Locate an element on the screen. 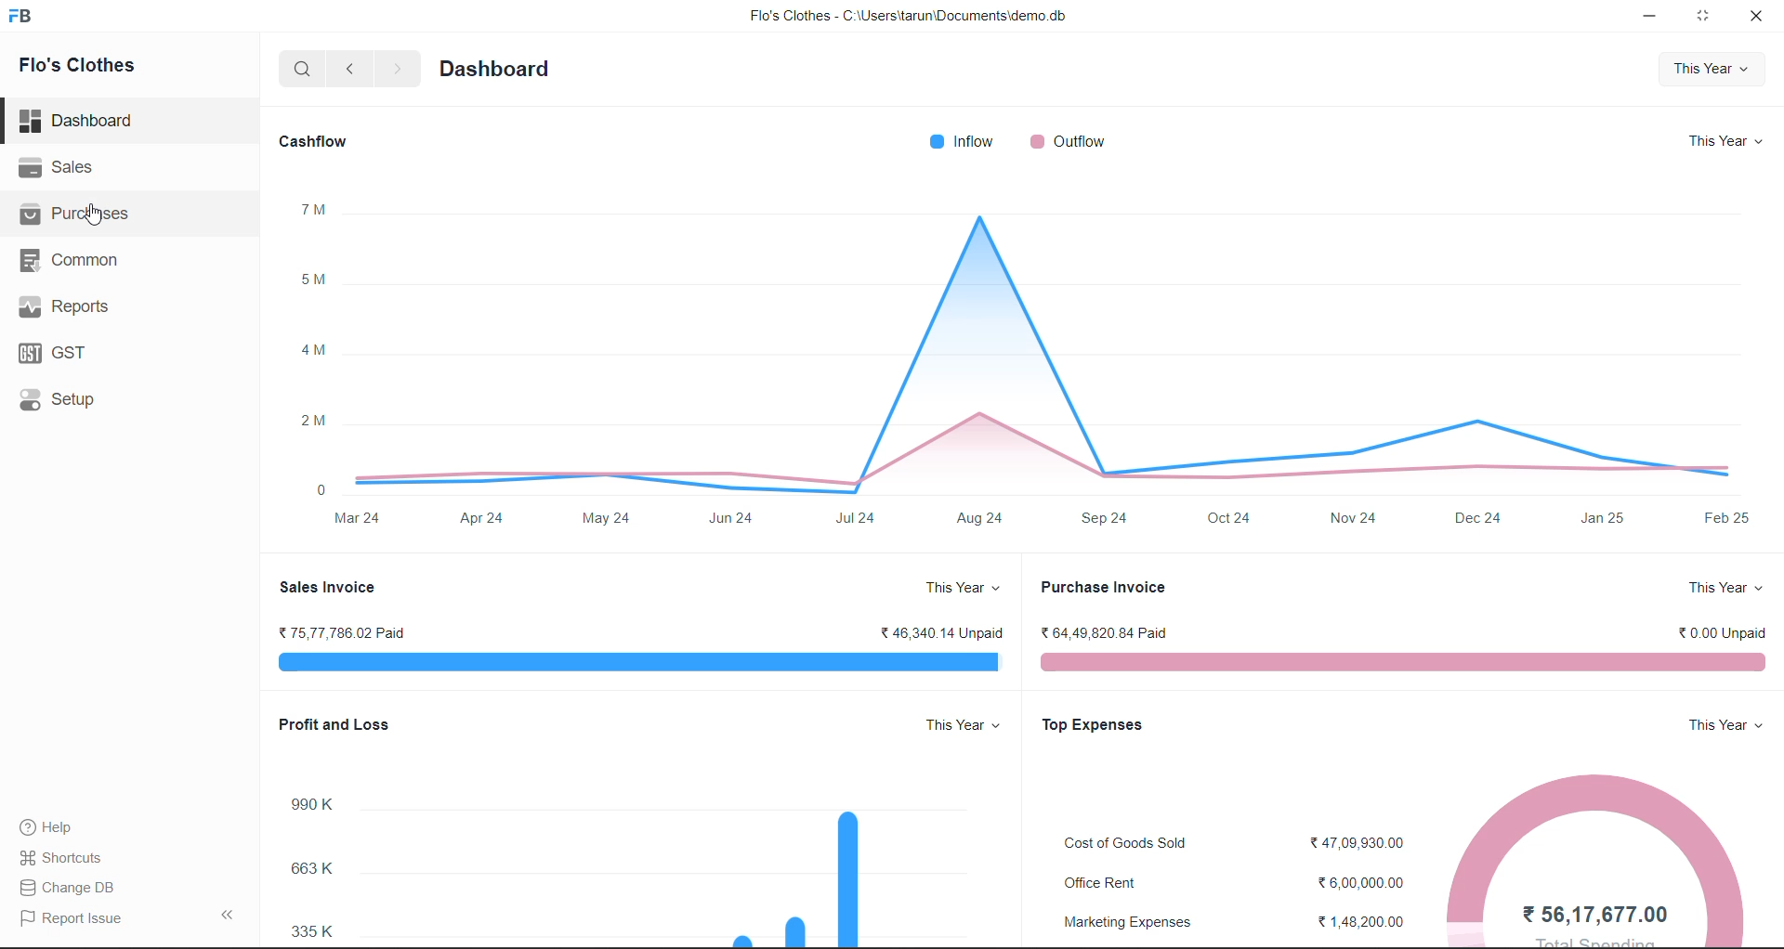 The height and width of the screenshot is (949, 1784). ₹46,340.14 Unpaid is located at coordinates (939, 635).